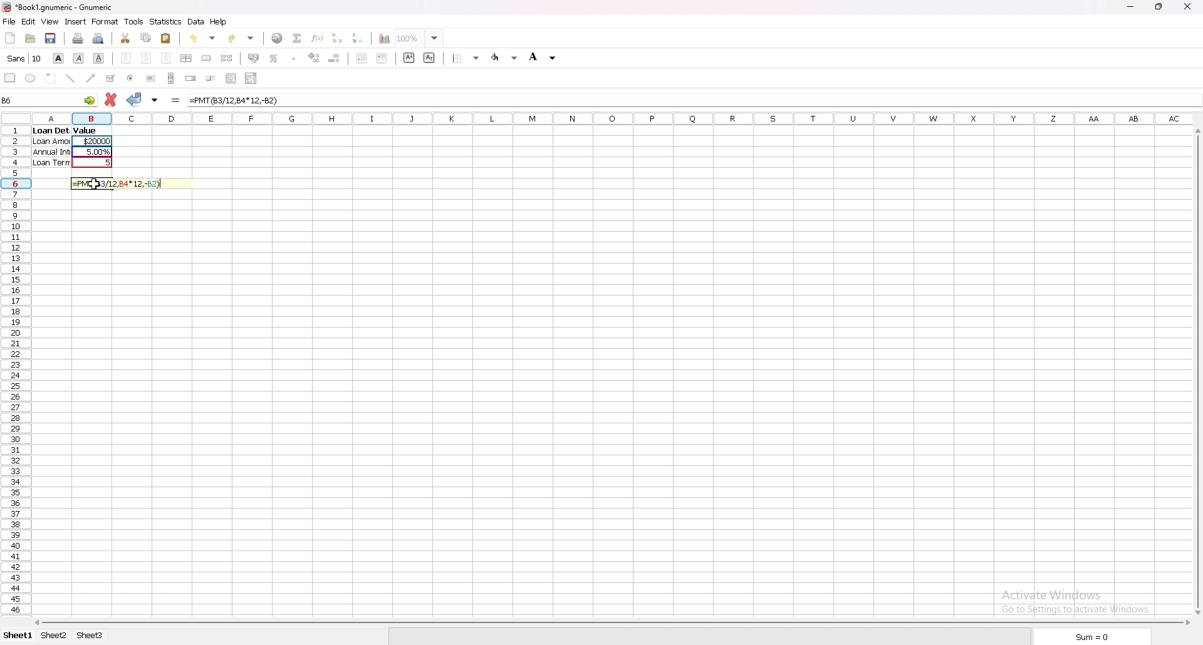 The image size is (1203, 645). Describe the element at coordinates (358, 37) in the screenshot. I see `sort descending` at that location.